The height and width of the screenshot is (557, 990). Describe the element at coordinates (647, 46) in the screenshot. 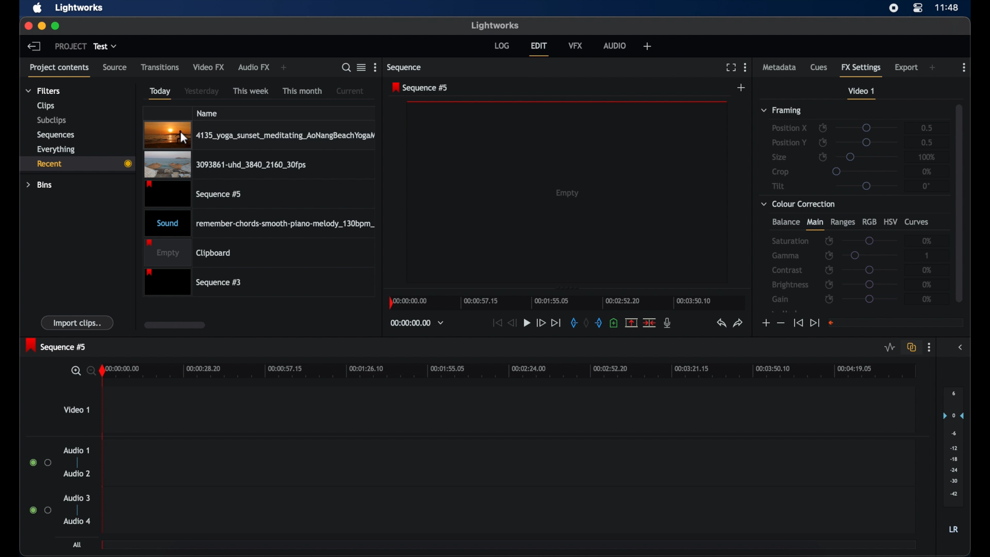

I see `add` at that location.